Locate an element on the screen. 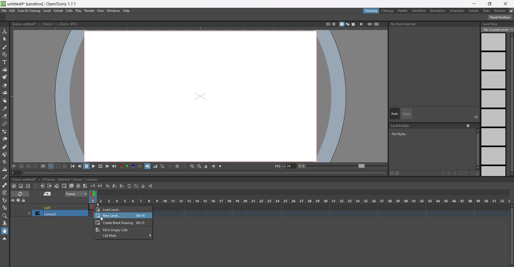 The width and height of the screenshot is (514, 267). drawing is located at coordinates (371, 11).